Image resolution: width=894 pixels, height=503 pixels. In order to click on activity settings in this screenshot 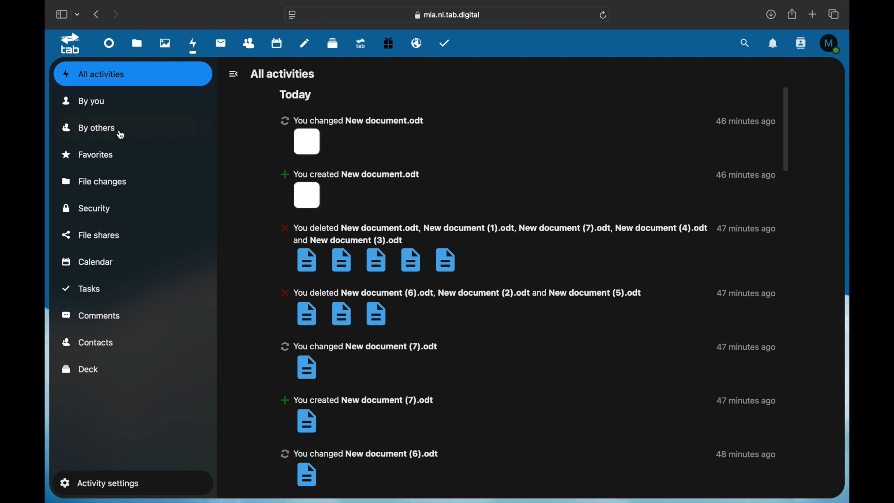, I will do `click(99, 483)`.